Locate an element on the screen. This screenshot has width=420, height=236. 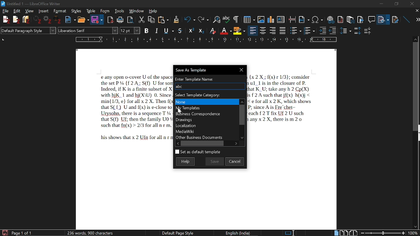
236 words, 900 characters is located at coordinates (91, 232).